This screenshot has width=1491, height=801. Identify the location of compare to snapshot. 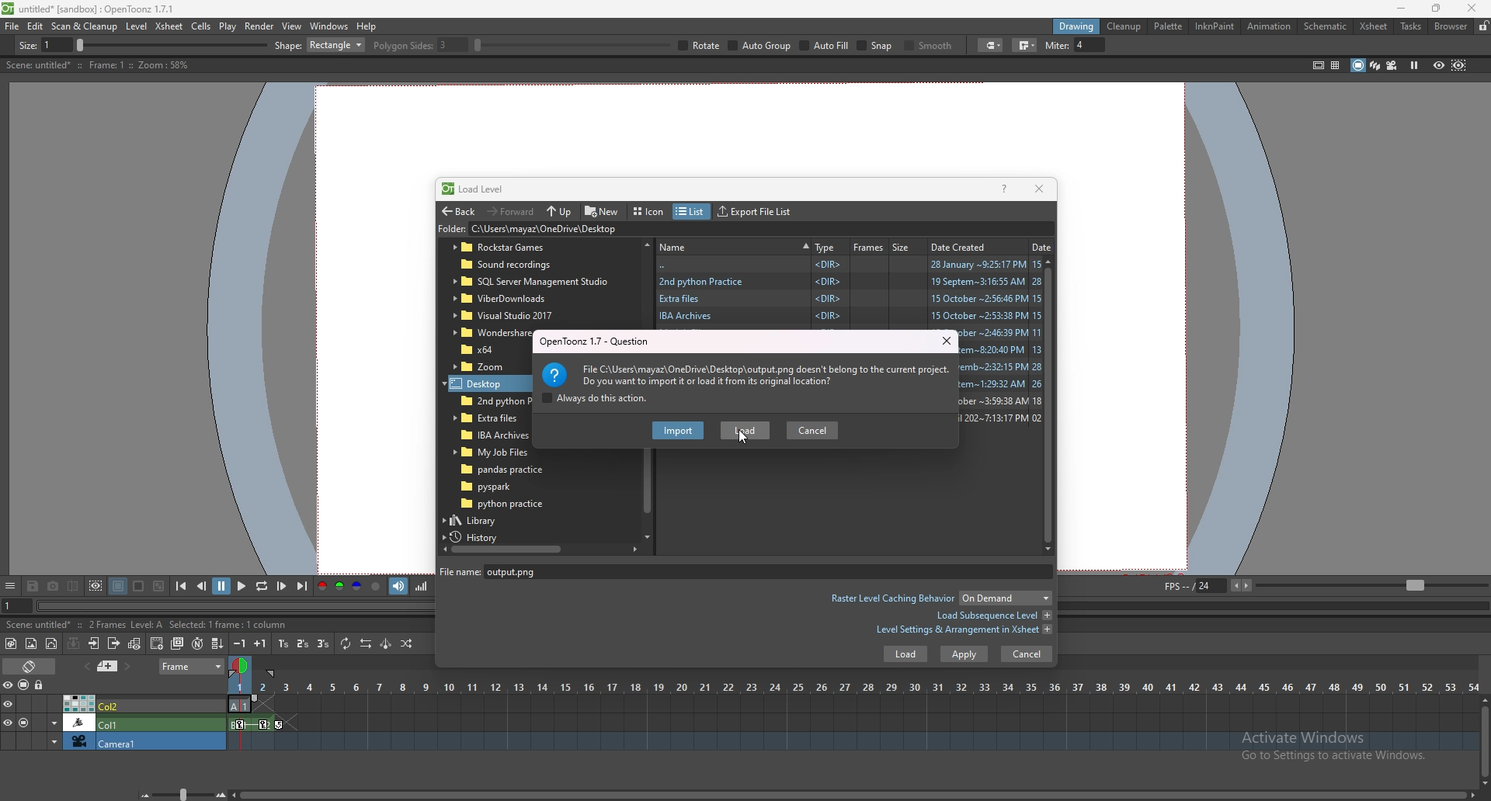
(75, 585).